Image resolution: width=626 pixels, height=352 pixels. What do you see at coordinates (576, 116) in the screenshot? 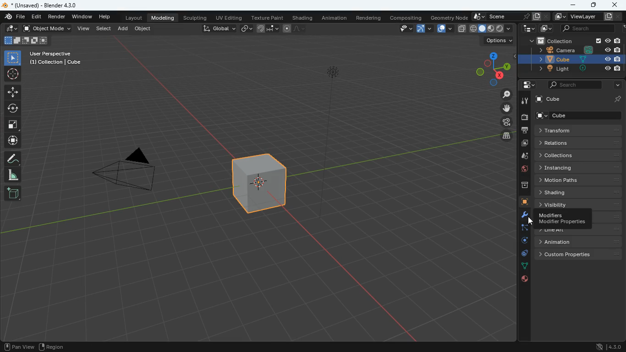
I see `cube` at bounding box center [576, 116].